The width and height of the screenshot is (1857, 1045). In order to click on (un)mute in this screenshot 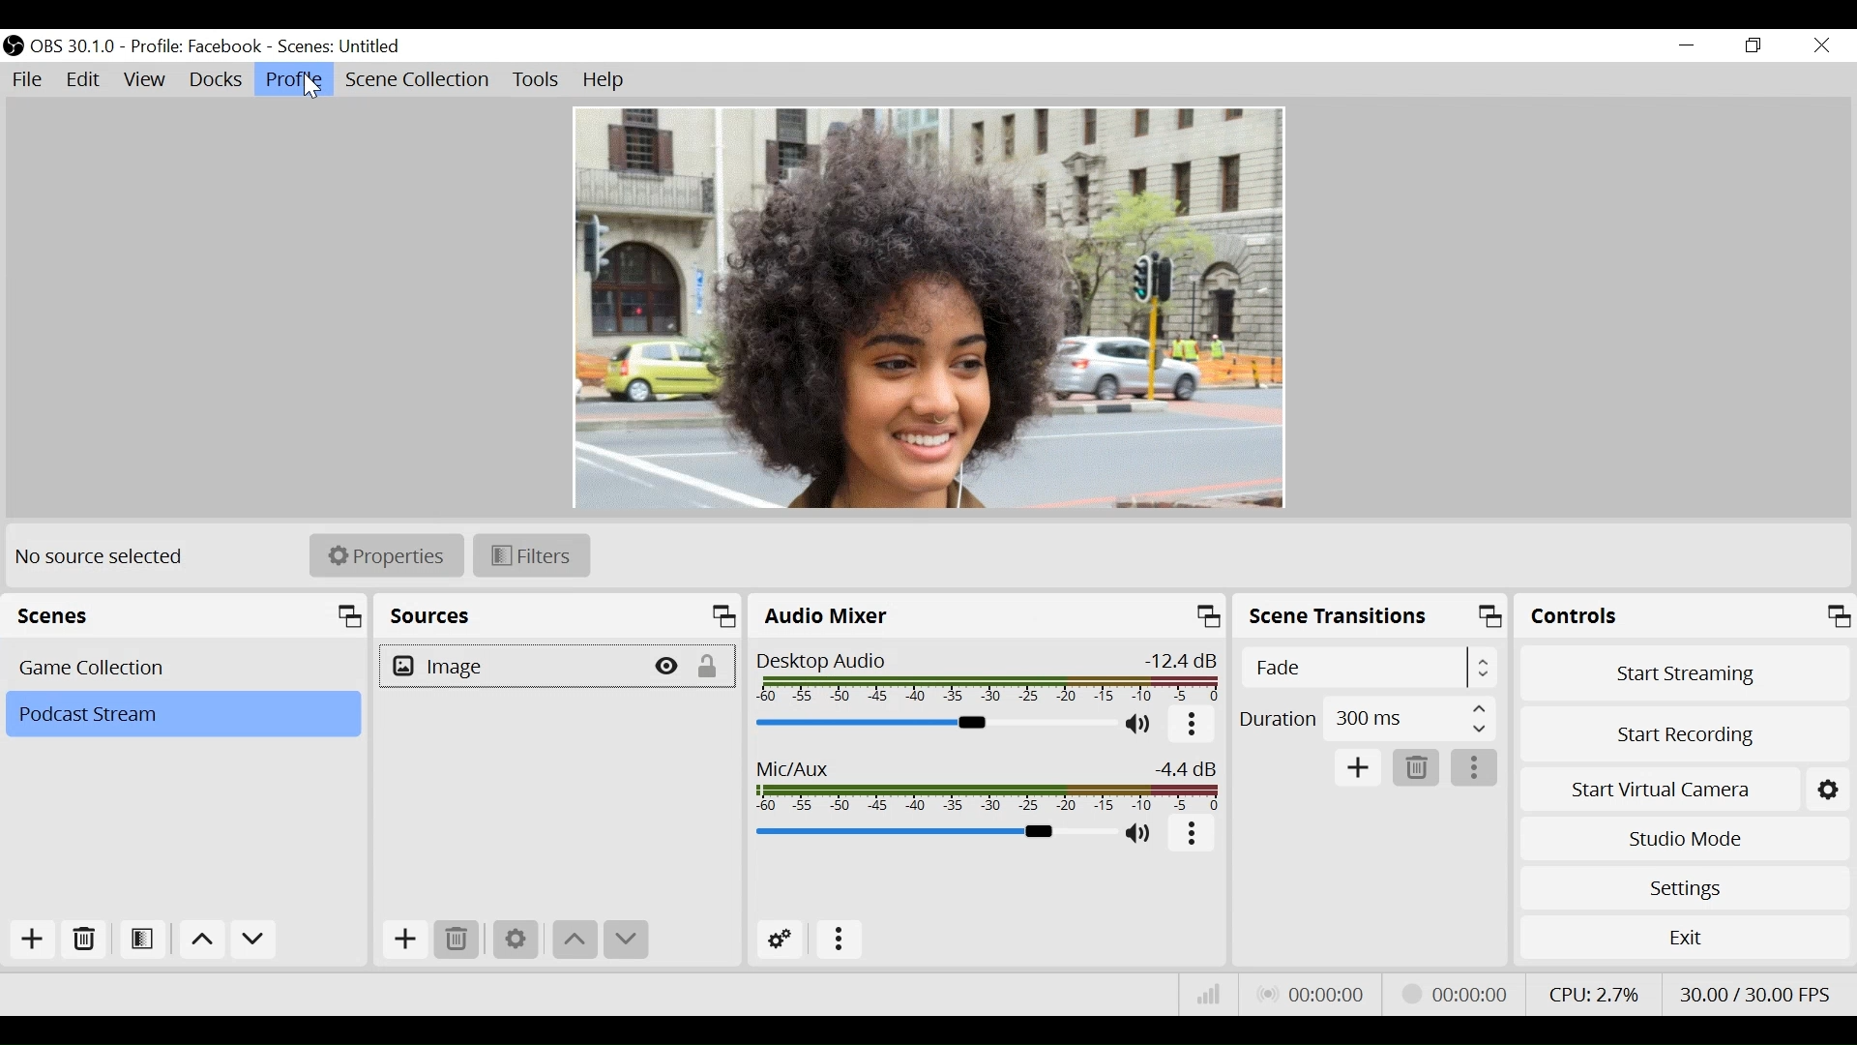, I will do `click(1141, 834)`.